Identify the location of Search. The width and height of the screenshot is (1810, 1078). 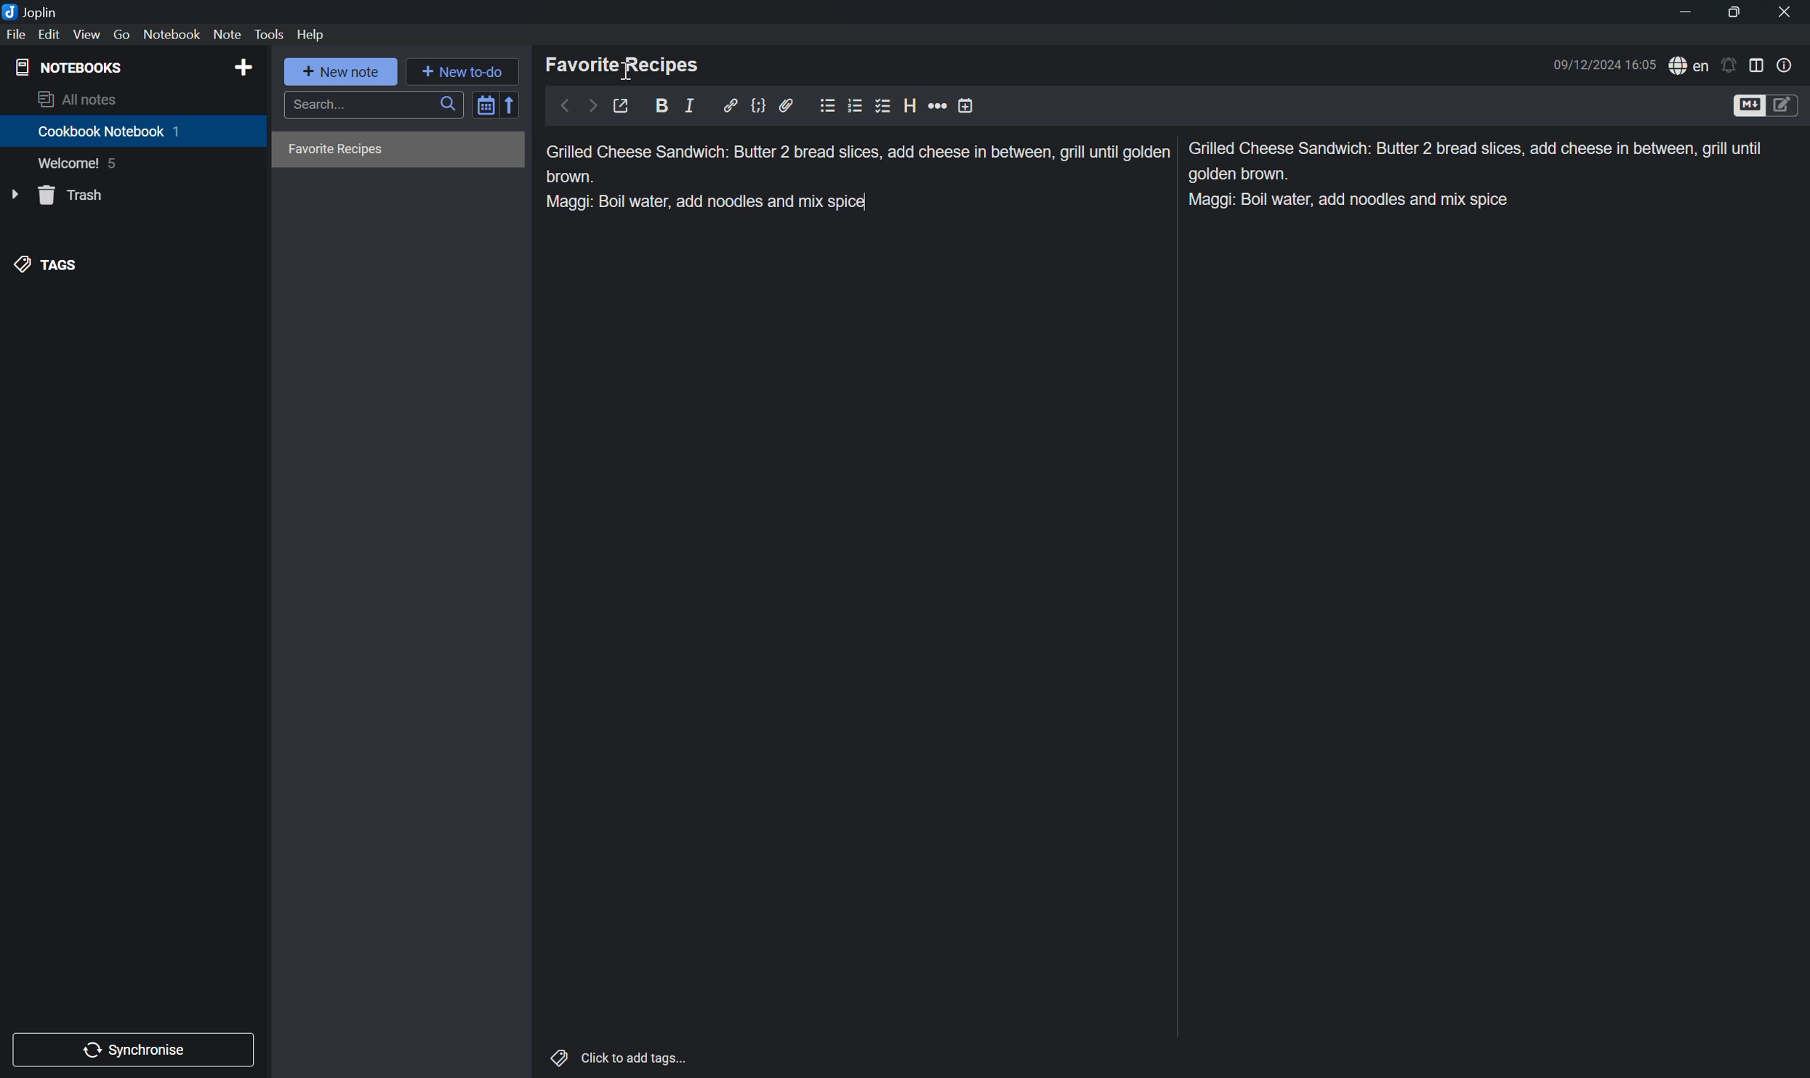
(372, 105).